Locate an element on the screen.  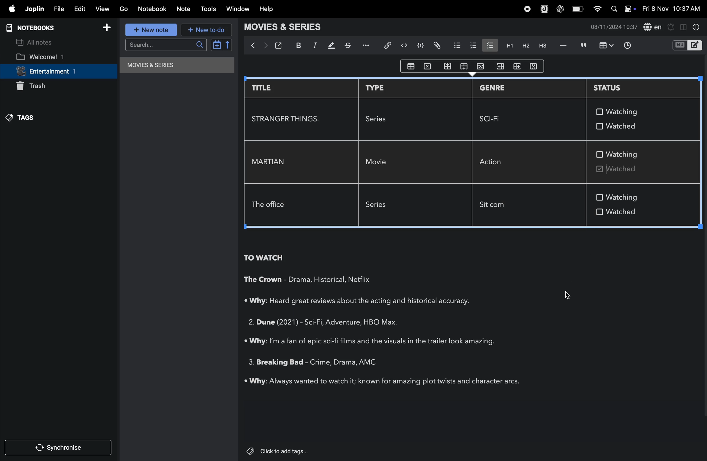
joplin is located at coordinates (544, 9).